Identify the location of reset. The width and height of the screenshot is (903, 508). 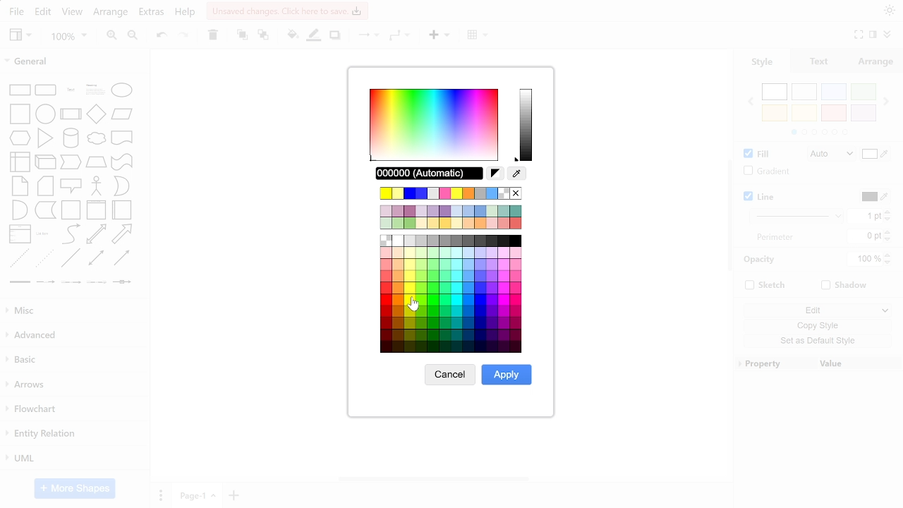
(495, 174).